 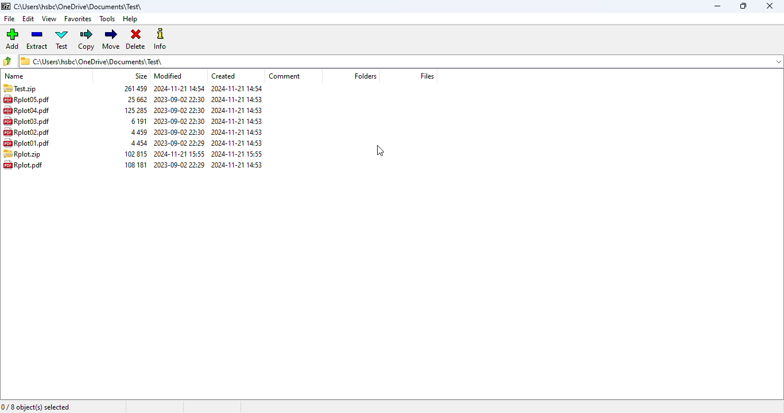 What do you see at coordinates (62, 39) in the screenshot?
I see `test` at bounding box center [62, 39].